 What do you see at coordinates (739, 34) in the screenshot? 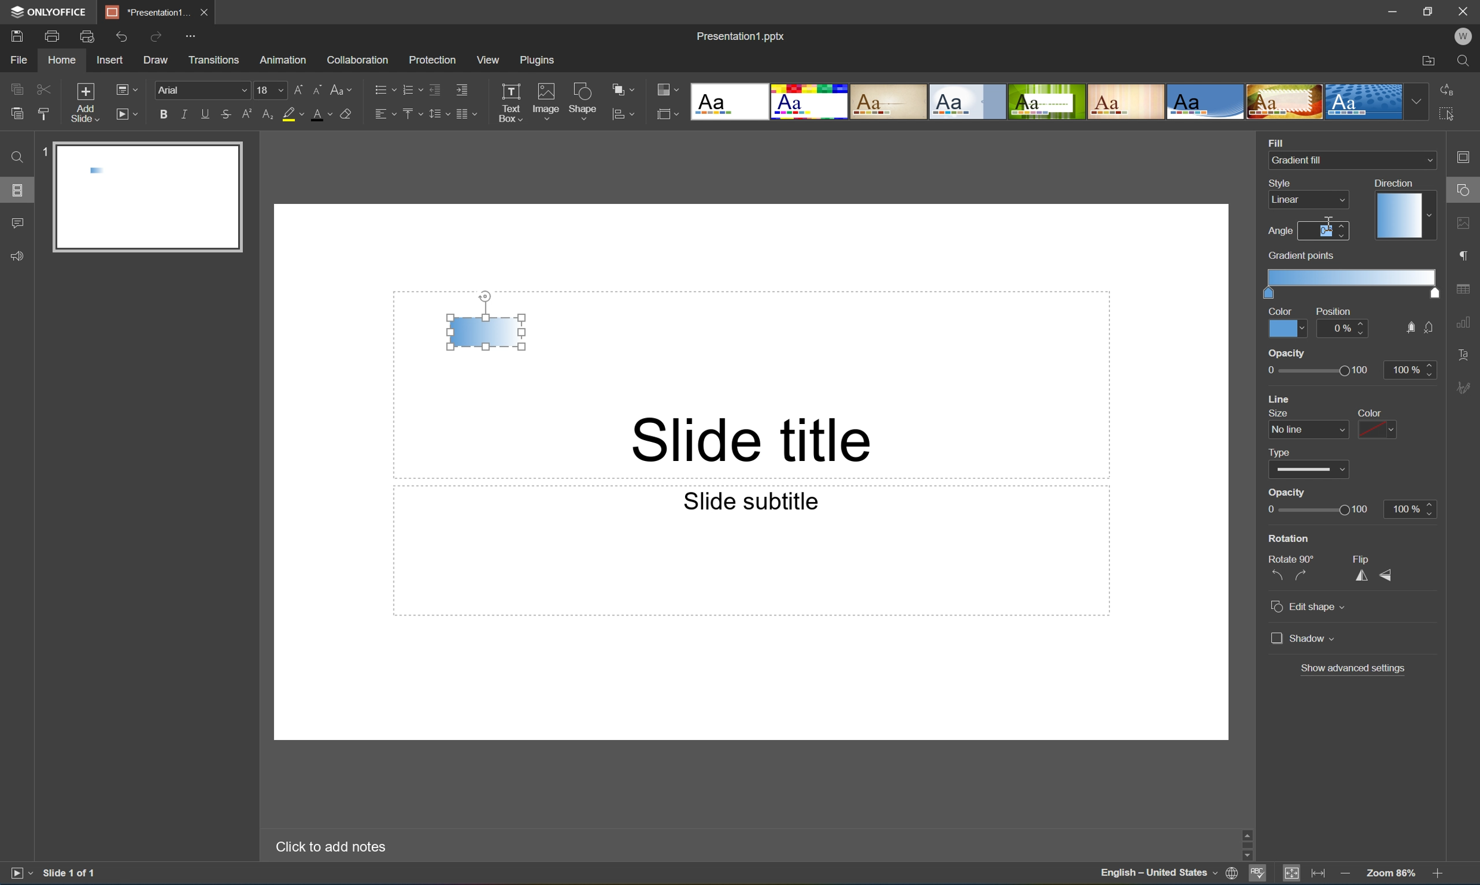
I see `Presentation1.pptx` at bounding box center [739, 34].